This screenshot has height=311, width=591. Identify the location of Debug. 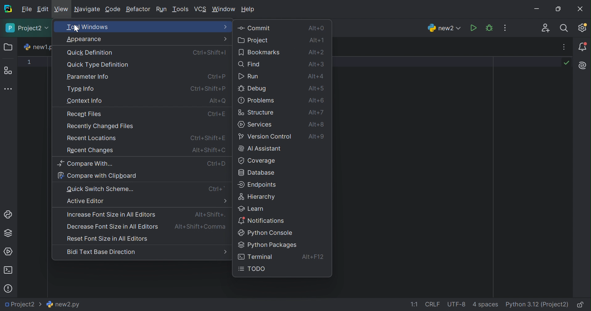
(253, 89).